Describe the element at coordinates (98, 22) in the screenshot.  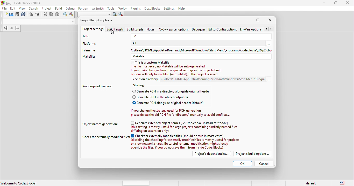
I see `project\target option` at that location.